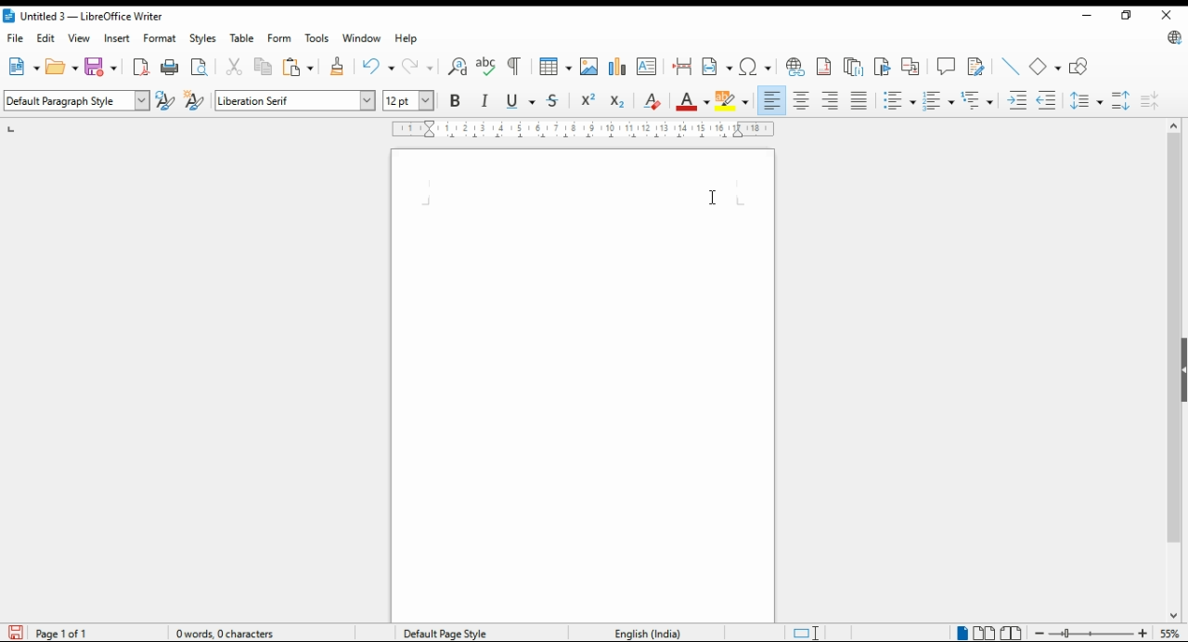 The image size is (1188, 642). What do you see at coordinates (652, 100) in the screenshot?
I see `remove direct formatting` at bounding box center [652, 100].